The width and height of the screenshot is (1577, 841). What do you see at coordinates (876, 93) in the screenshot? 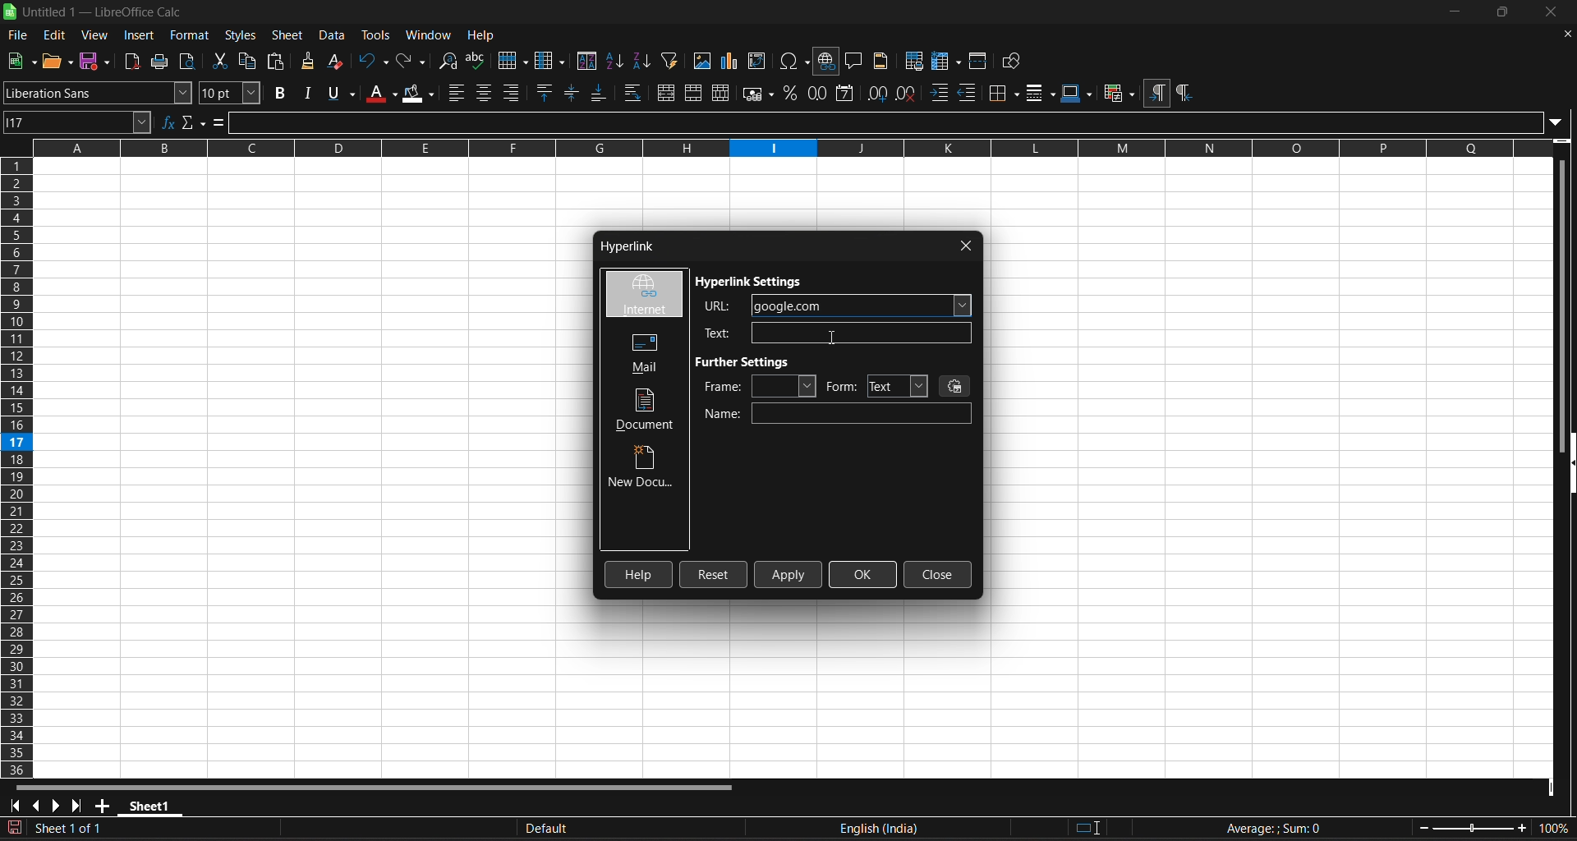
I see `add decimal place` at bounding box center [876, 93].